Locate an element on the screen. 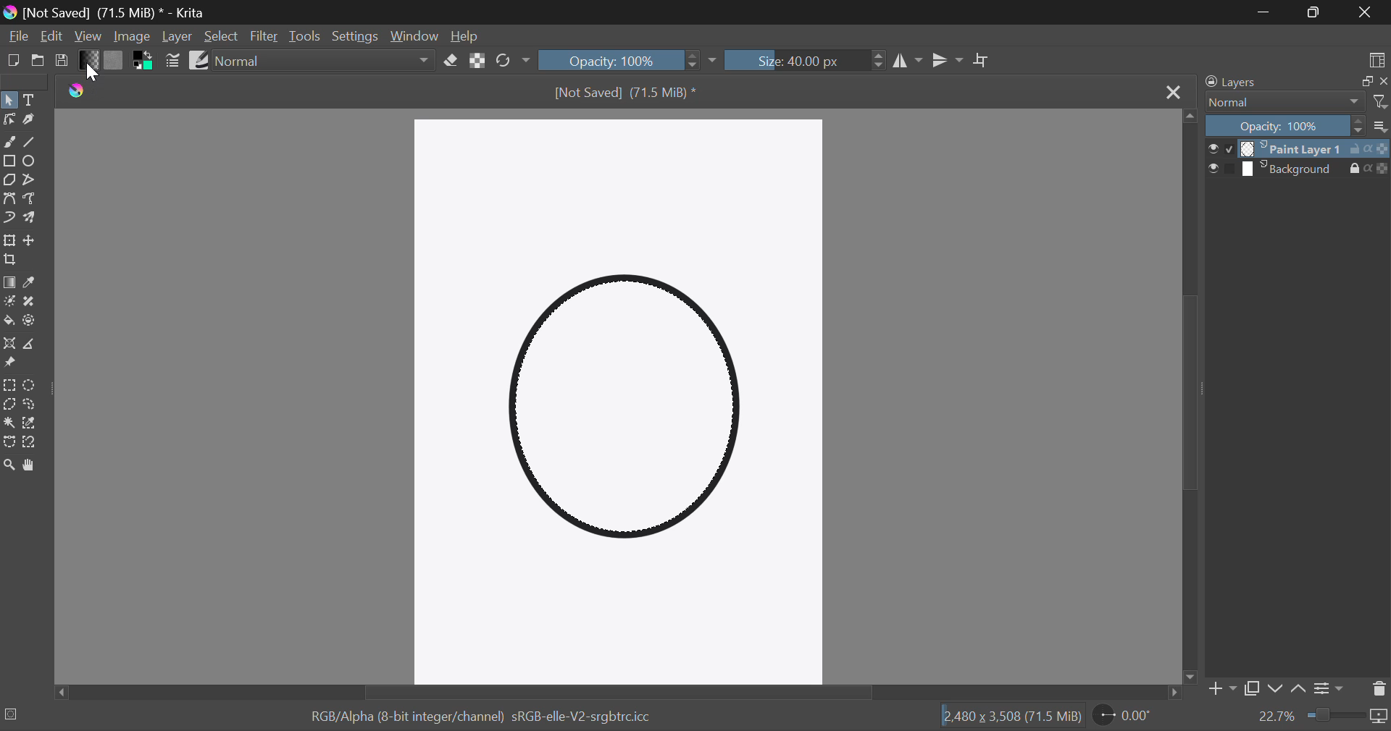 The image size is (1391, 731). Scroll Bar is located at coordinates (619, 695).